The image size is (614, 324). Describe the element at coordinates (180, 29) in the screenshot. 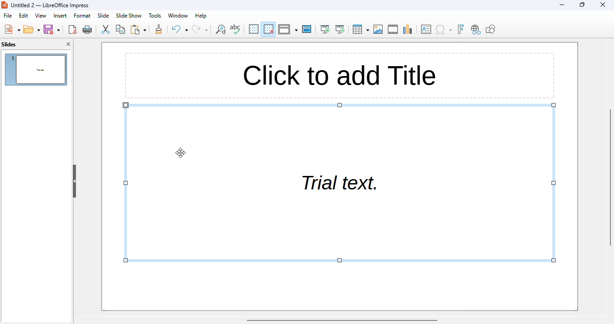

I see `undo` at that location.